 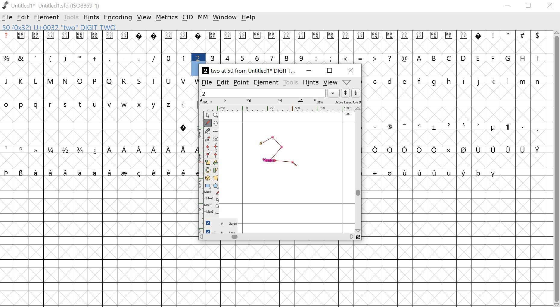 What do you see at coordinates (294, 163) in the screenshot?
I see `pen tool /cursor location` at bounding box center [294, 163].